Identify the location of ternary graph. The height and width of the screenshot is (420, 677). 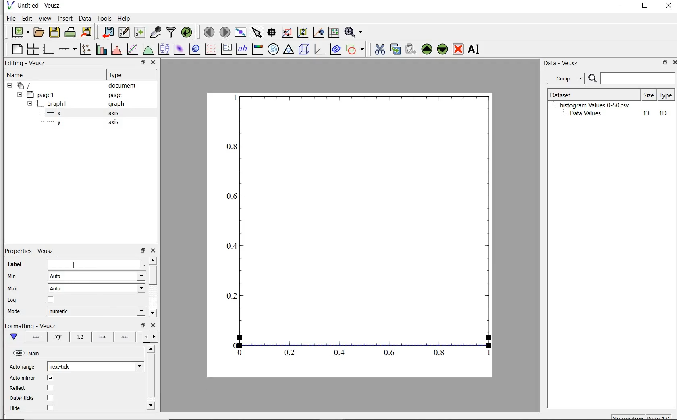
(289, 50).